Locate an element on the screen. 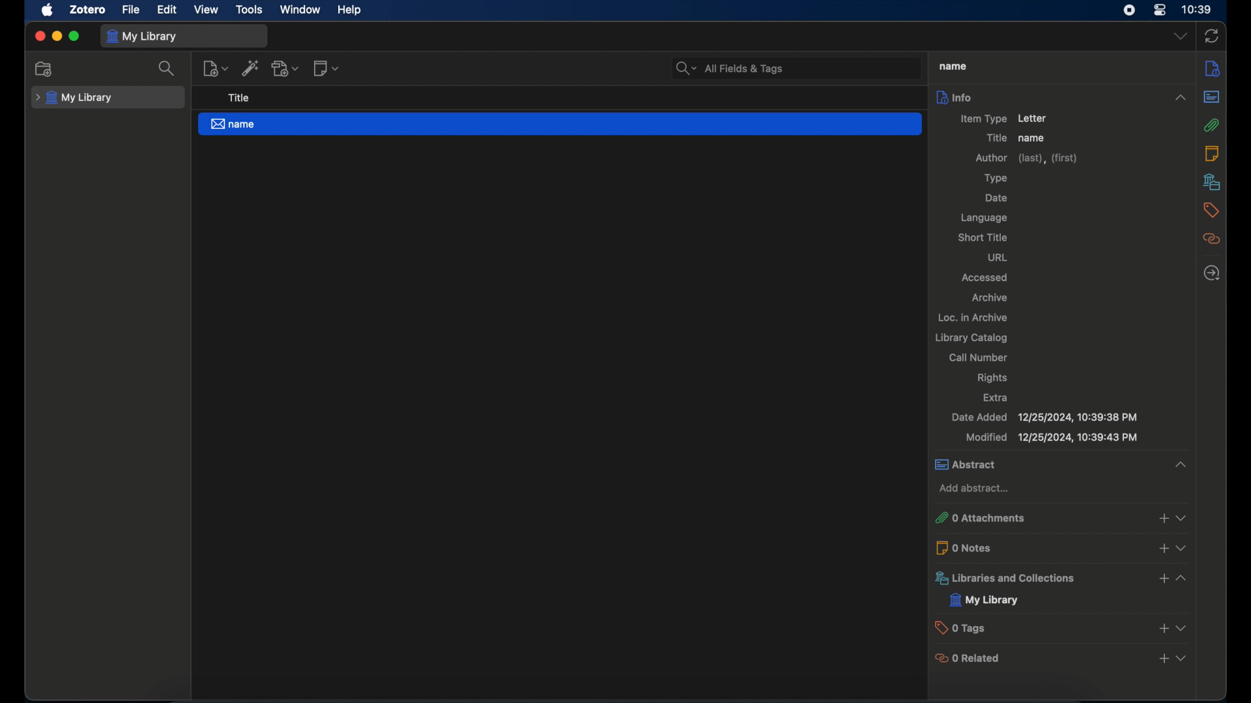 This screenshot has width=1251, height=703. call number is located at coordinates (979, 357).